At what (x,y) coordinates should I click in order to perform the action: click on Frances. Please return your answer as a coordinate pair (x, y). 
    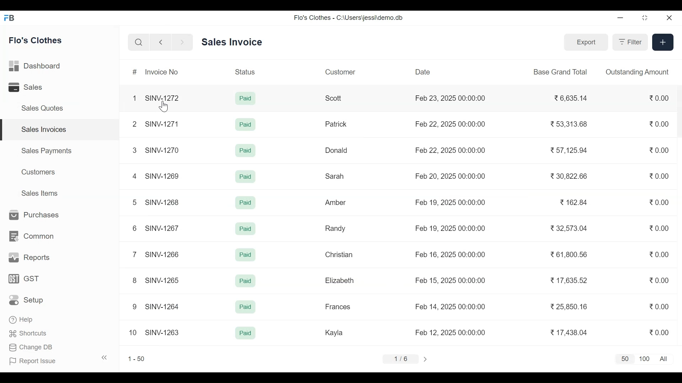
    Looking at the image, I should click on (339, 307).